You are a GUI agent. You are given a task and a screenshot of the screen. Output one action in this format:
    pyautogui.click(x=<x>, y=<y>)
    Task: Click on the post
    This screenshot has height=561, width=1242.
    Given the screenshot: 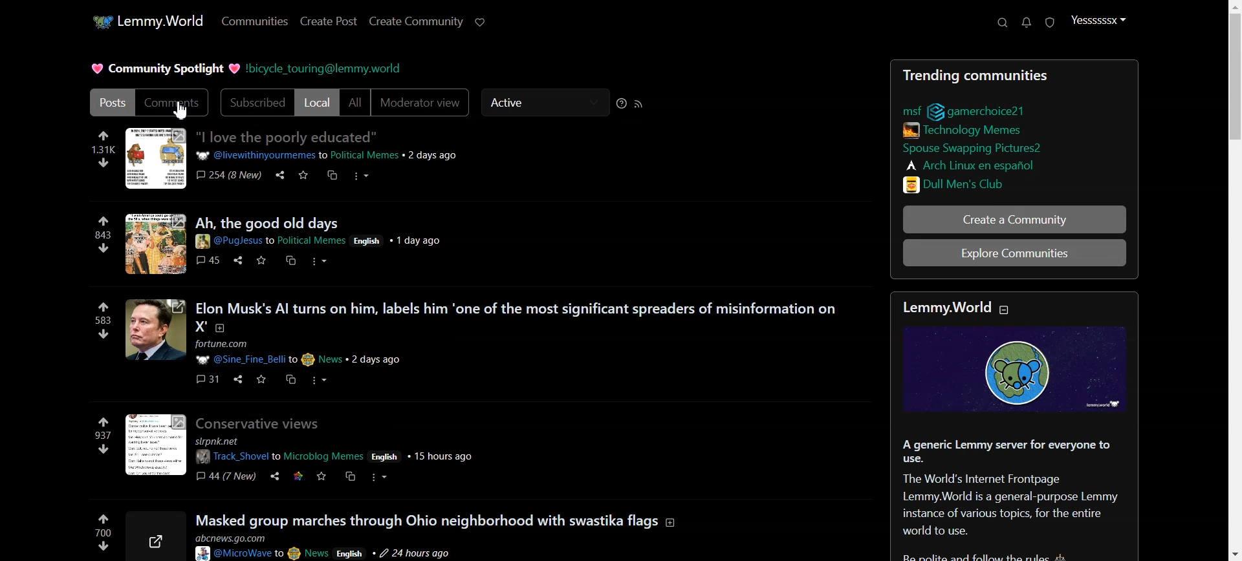 What is the action you would take?
    pyautogui.click(x=261, y=425)
    